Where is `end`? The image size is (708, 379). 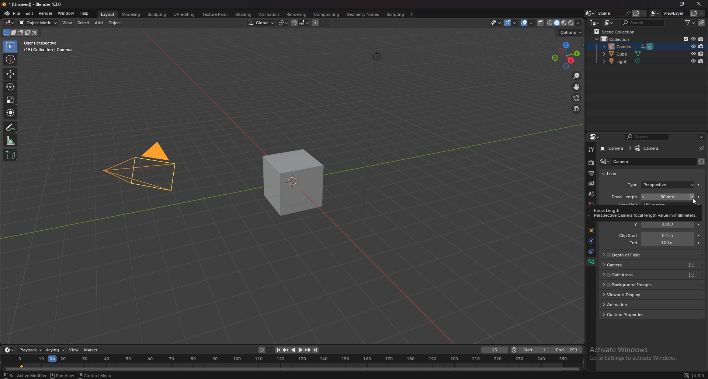 end is located at coordinates (568, 350).